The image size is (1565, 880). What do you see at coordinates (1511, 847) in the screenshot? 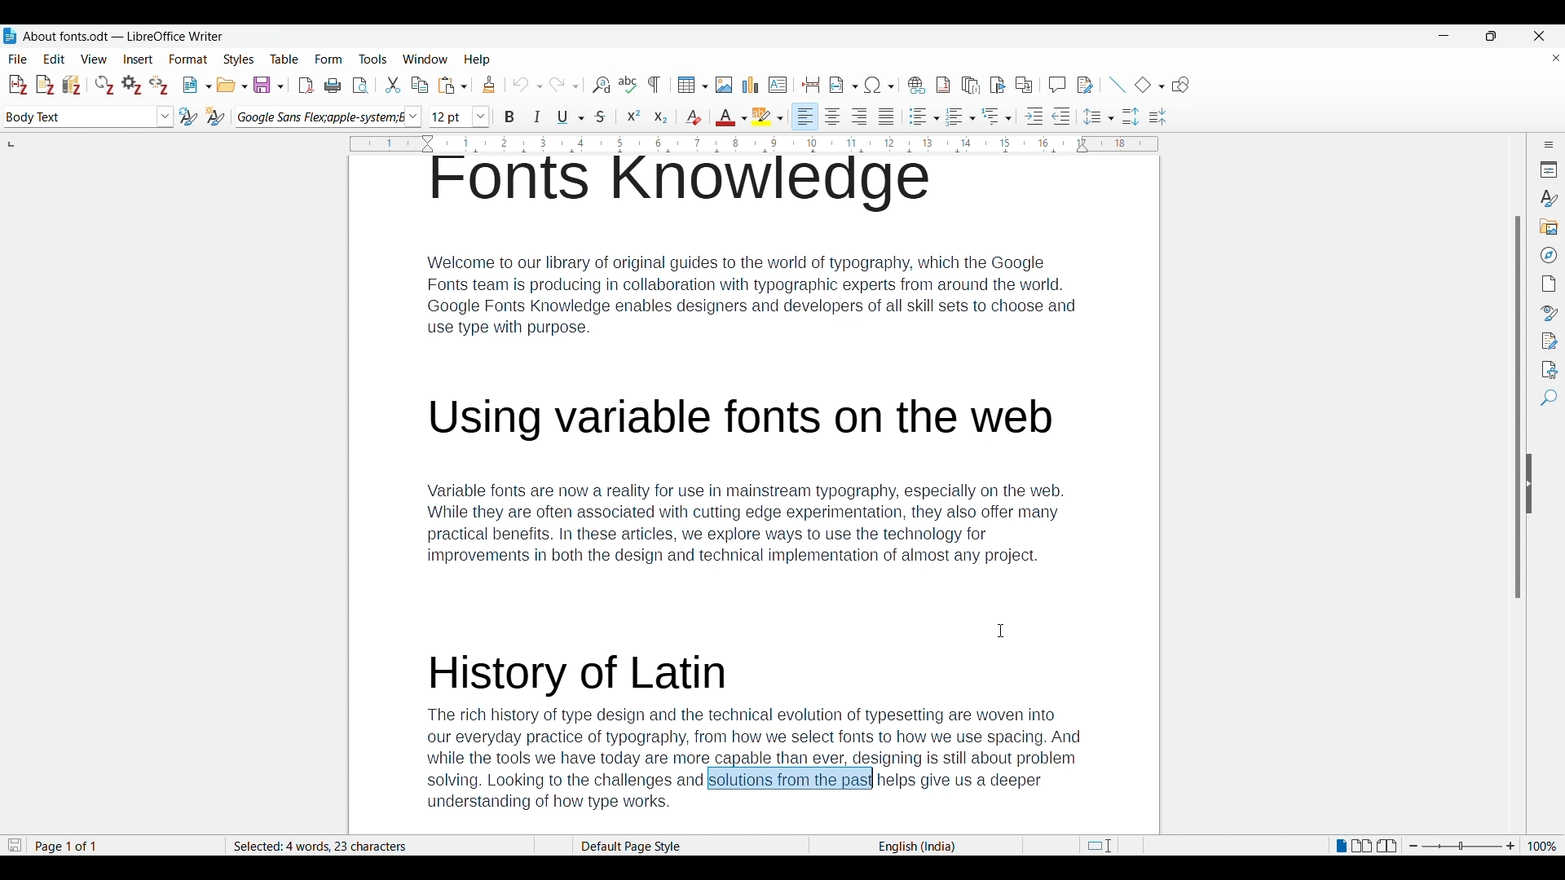
I see `Zoom in` at bounding box center [1511, 847].